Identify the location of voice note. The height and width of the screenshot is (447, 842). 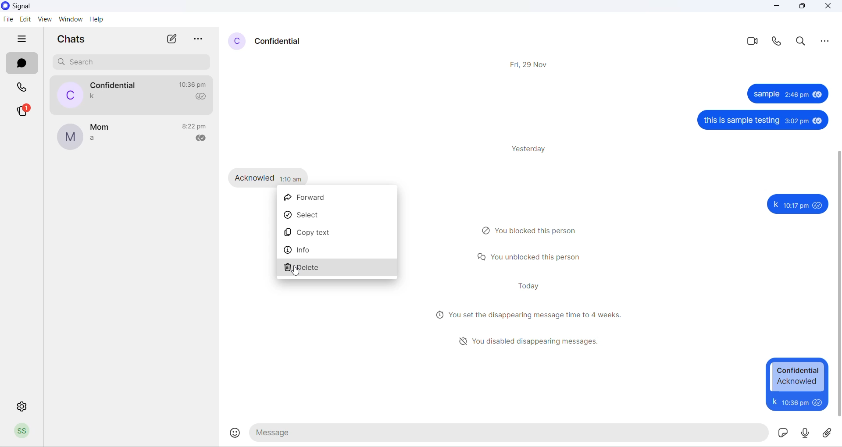
(805, 433).